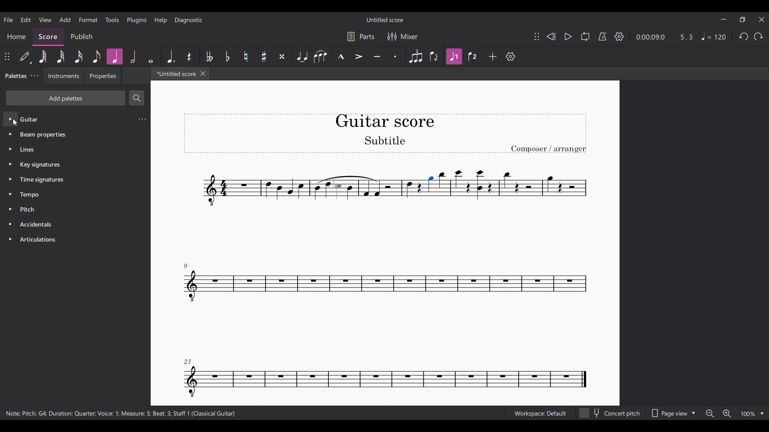 The image size is (769, 432). Describe the element at coordinates (137, 20) in the screenshot. I see `Plugins menu` at that location.